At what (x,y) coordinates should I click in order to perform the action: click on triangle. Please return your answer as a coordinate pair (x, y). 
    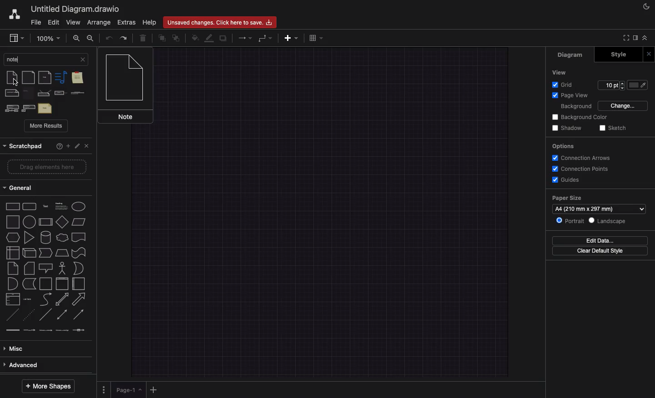
    Looking at the image, I should click on (30, 238).